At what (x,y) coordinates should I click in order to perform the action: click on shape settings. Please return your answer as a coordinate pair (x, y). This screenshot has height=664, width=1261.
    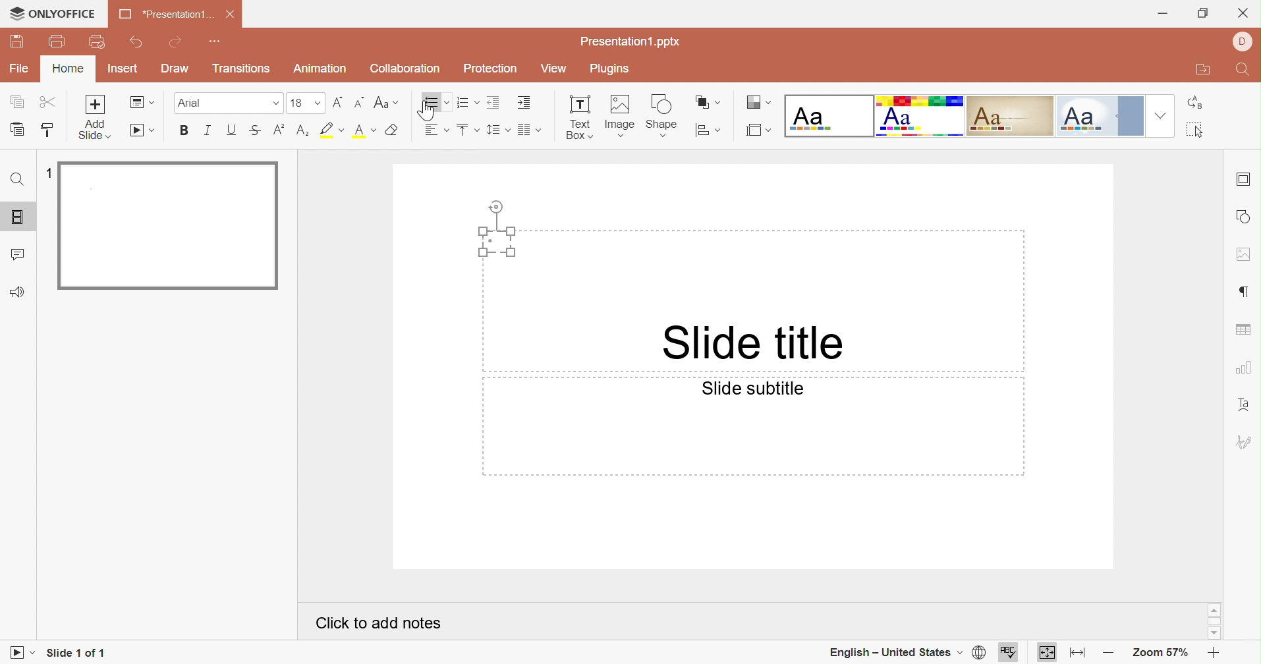
    Looking at the image, I should click on (1244, 215).